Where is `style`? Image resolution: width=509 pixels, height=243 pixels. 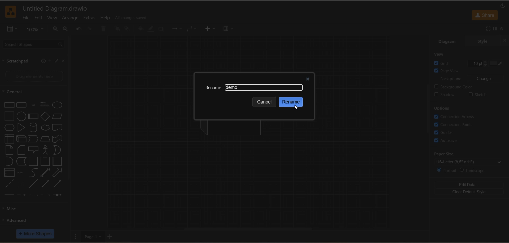
style is located at coordinates (482, 42).